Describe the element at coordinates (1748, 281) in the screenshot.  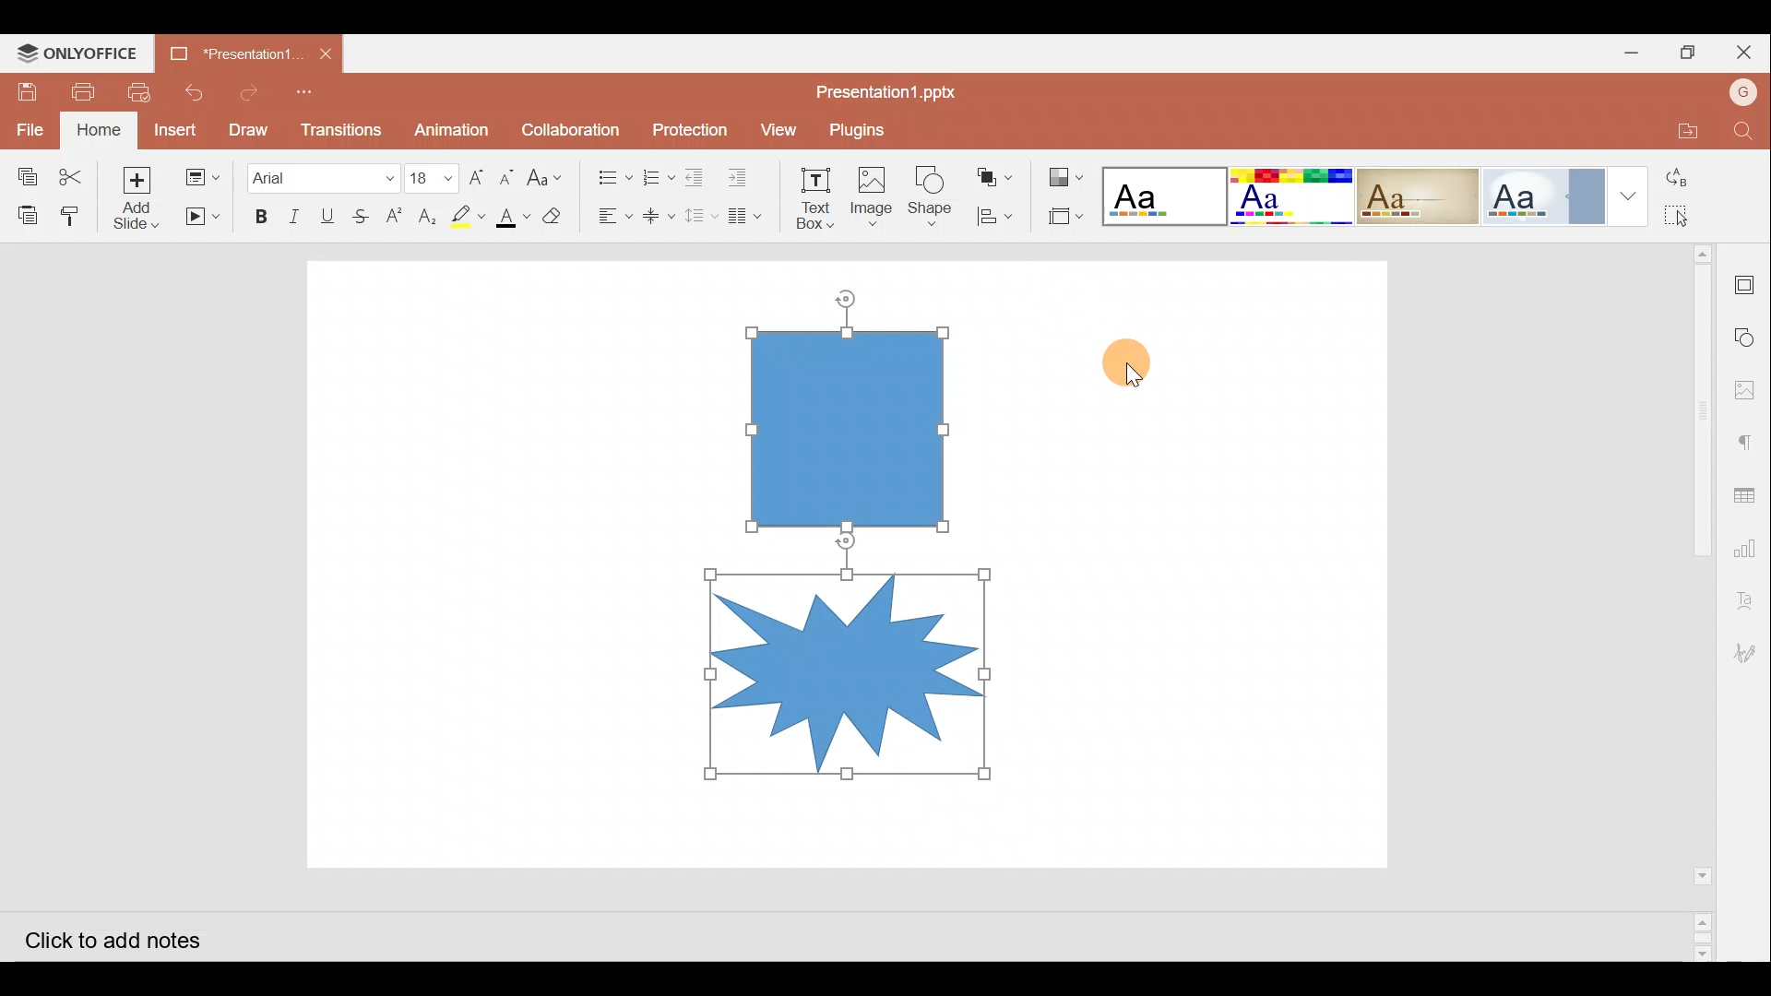
I see `Slide settings` at that location.